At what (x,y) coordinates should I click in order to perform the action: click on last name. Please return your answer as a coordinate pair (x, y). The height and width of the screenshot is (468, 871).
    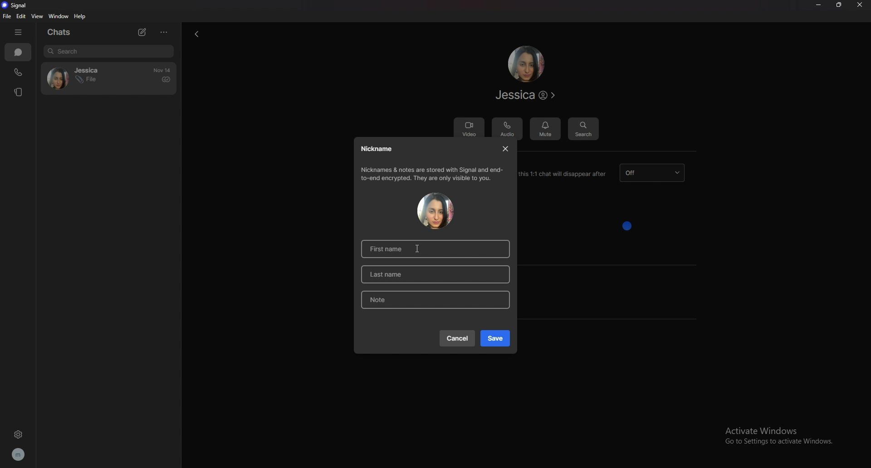
    Looking at the image, I should click on (438, 274).